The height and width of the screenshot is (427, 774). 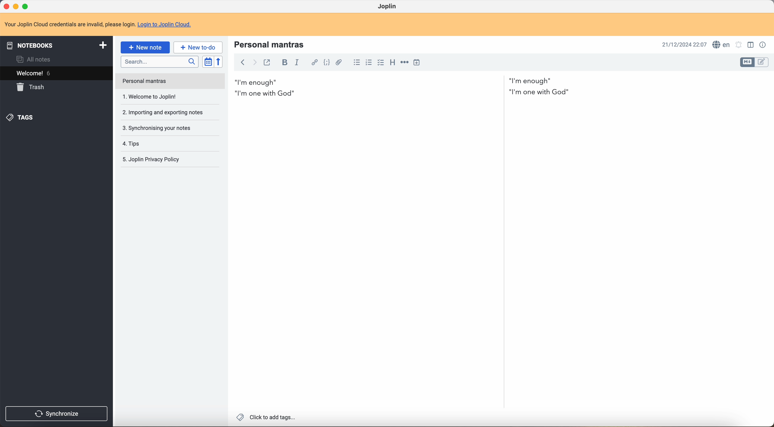 What do you see at coordinates (285, 62) in the screenshot?
I see `bold` at bounding box center [285, 62].